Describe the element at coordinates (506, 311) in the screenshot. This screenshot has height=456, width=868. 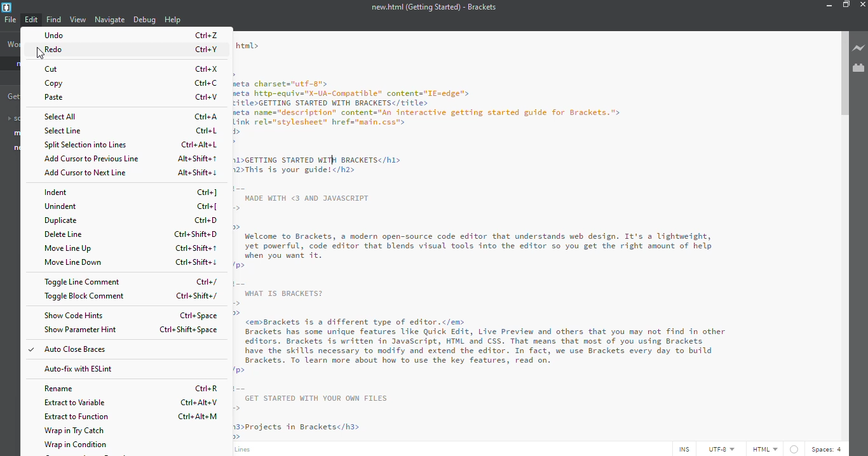
I see `MADE WITH <3 AND JAVASCRIPT

—

w®>
Welcome to Brackets, a modern open-source code editor that understands web design. It's a lightweight,
yet powerful, code editor that blends visual tools into the editor so you get the right amount of help
when you want it.

<I>
WHAT IS BRACKETS?

—

w®>
<emBrackets is a different type of editor.</em>
Brackets has some unique features like Quick Edit, Live Preview and others that you may not find in other
editors. Brackets is written in JavaScript, HTML and CSS. That means that most of you using Brackets
have the skills necessary to modify and extend the editor. In fact, we use Brackets every day to build
Brackets. To learn more about how to use the key features, read on.

<I>

ie
GET STARTED WITH YOUR OWN FILES

<h3>Projects in Brackets</h3>

pro` at that location.